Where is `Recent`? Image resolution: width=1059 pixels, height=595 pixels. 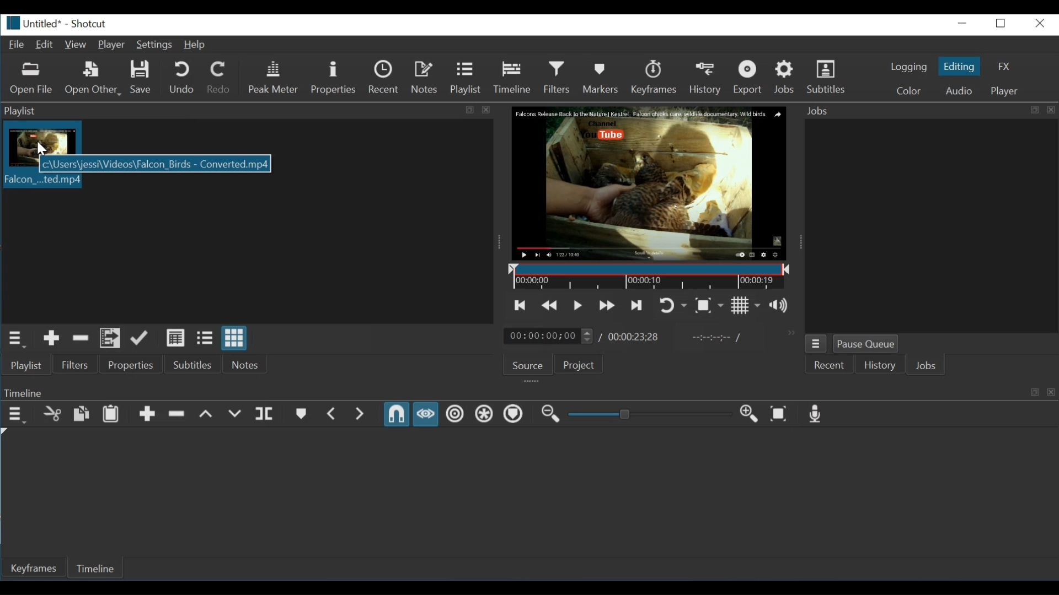
Recent is located at coordinates (384, 77).